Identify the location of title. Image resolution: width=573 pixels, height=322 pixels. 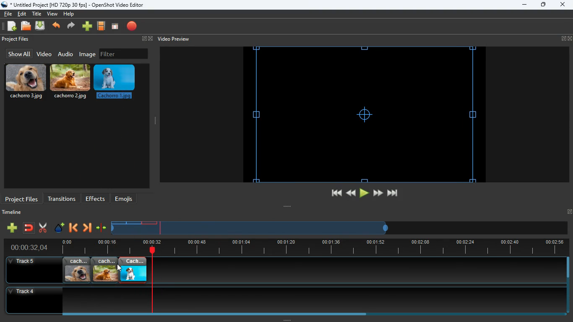
(38, 13).